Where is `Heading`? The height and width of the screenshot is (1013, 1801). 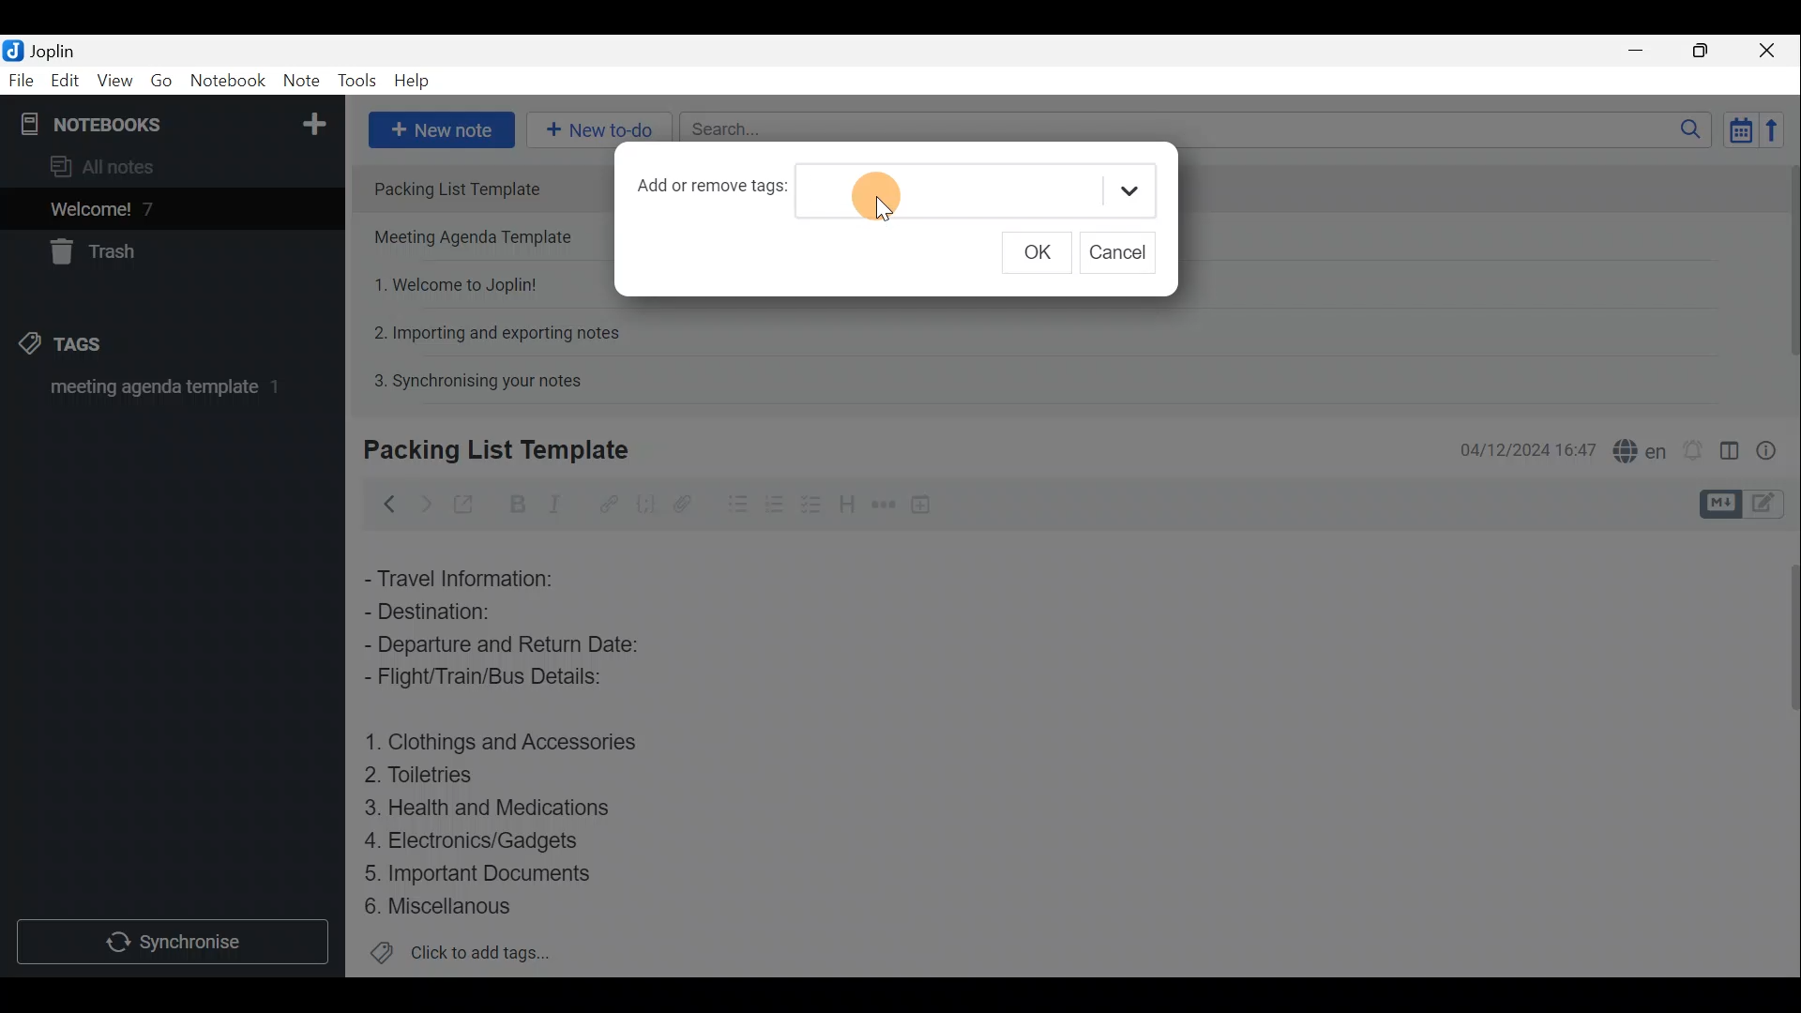
Heading is located at coordinates (849, 502).